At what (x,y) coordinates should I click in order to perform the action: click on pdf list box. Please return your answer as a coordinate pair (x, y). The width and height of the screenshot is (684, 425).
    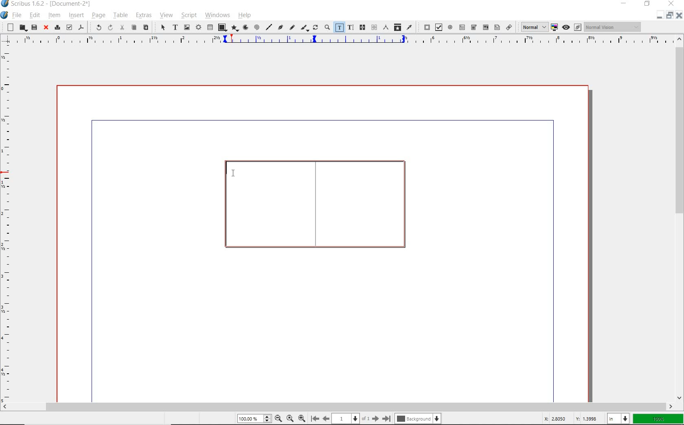
    Looking at the image, I should click on (496, 27).